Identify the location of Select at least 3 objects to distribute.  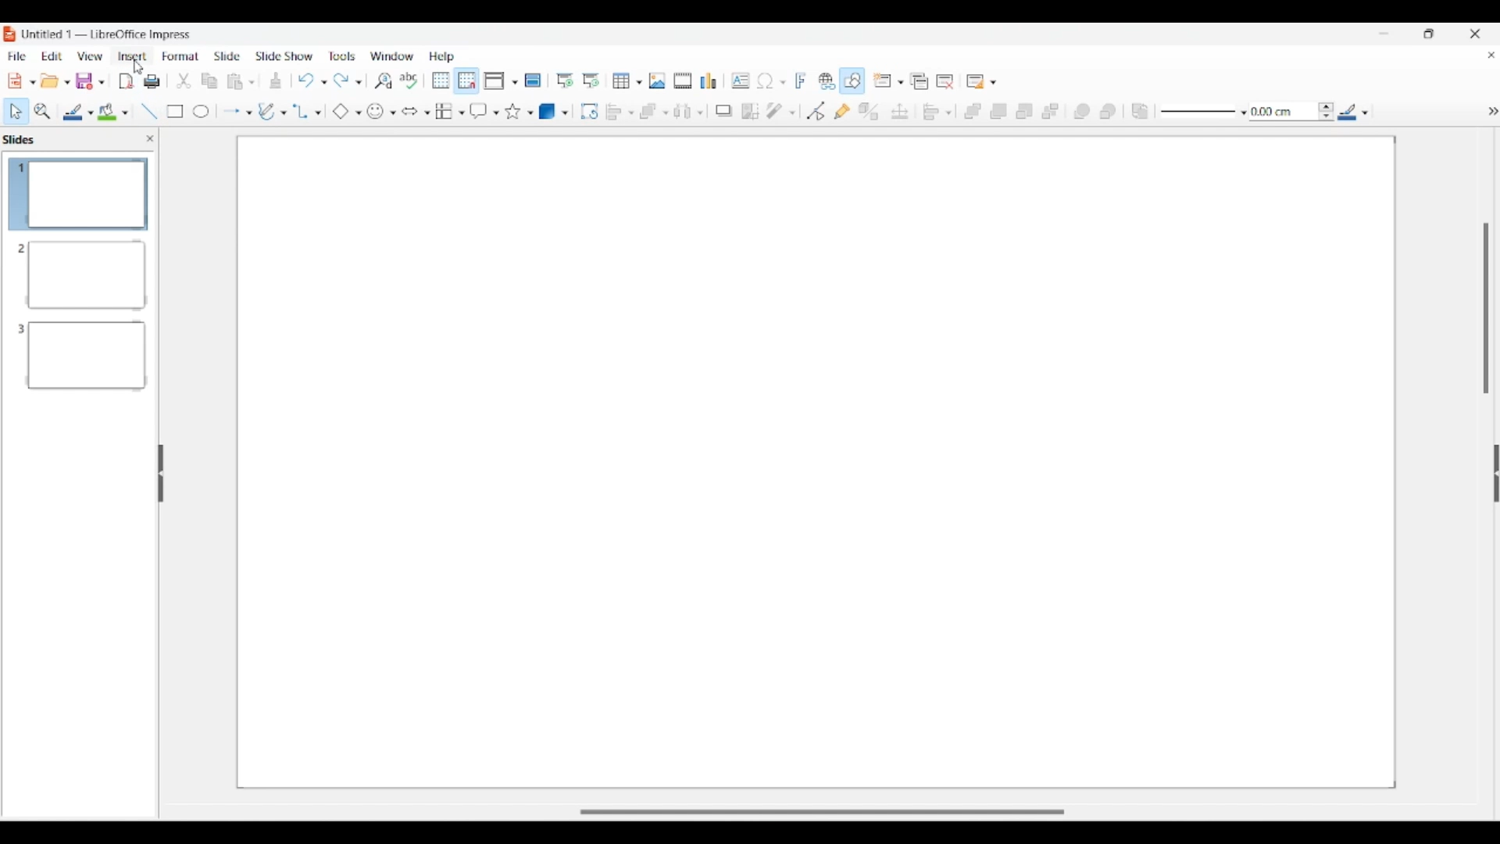
(688, 111).